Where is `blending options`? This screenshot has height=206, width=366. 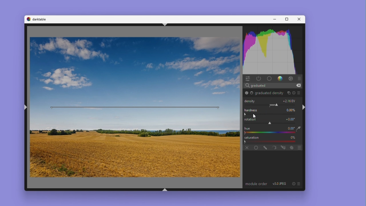
blending options is located at coordinates (299, 147).